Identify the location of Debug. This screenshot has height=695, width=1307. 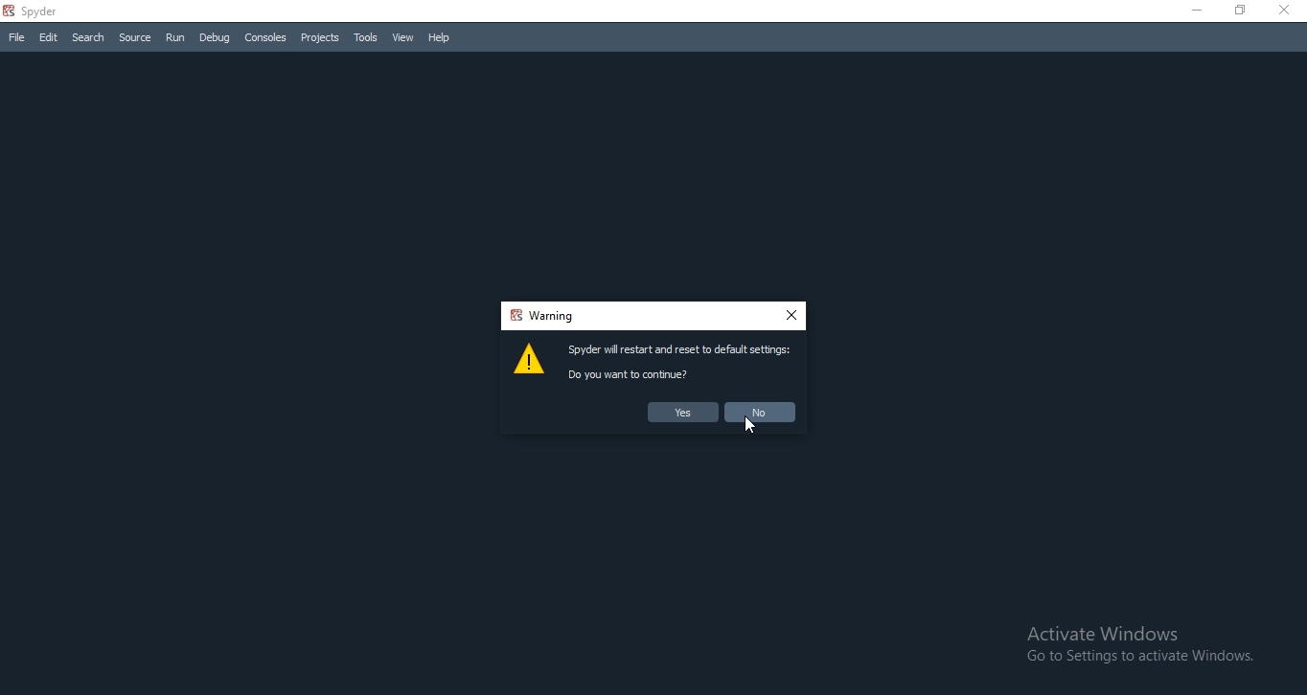
(216, 38).